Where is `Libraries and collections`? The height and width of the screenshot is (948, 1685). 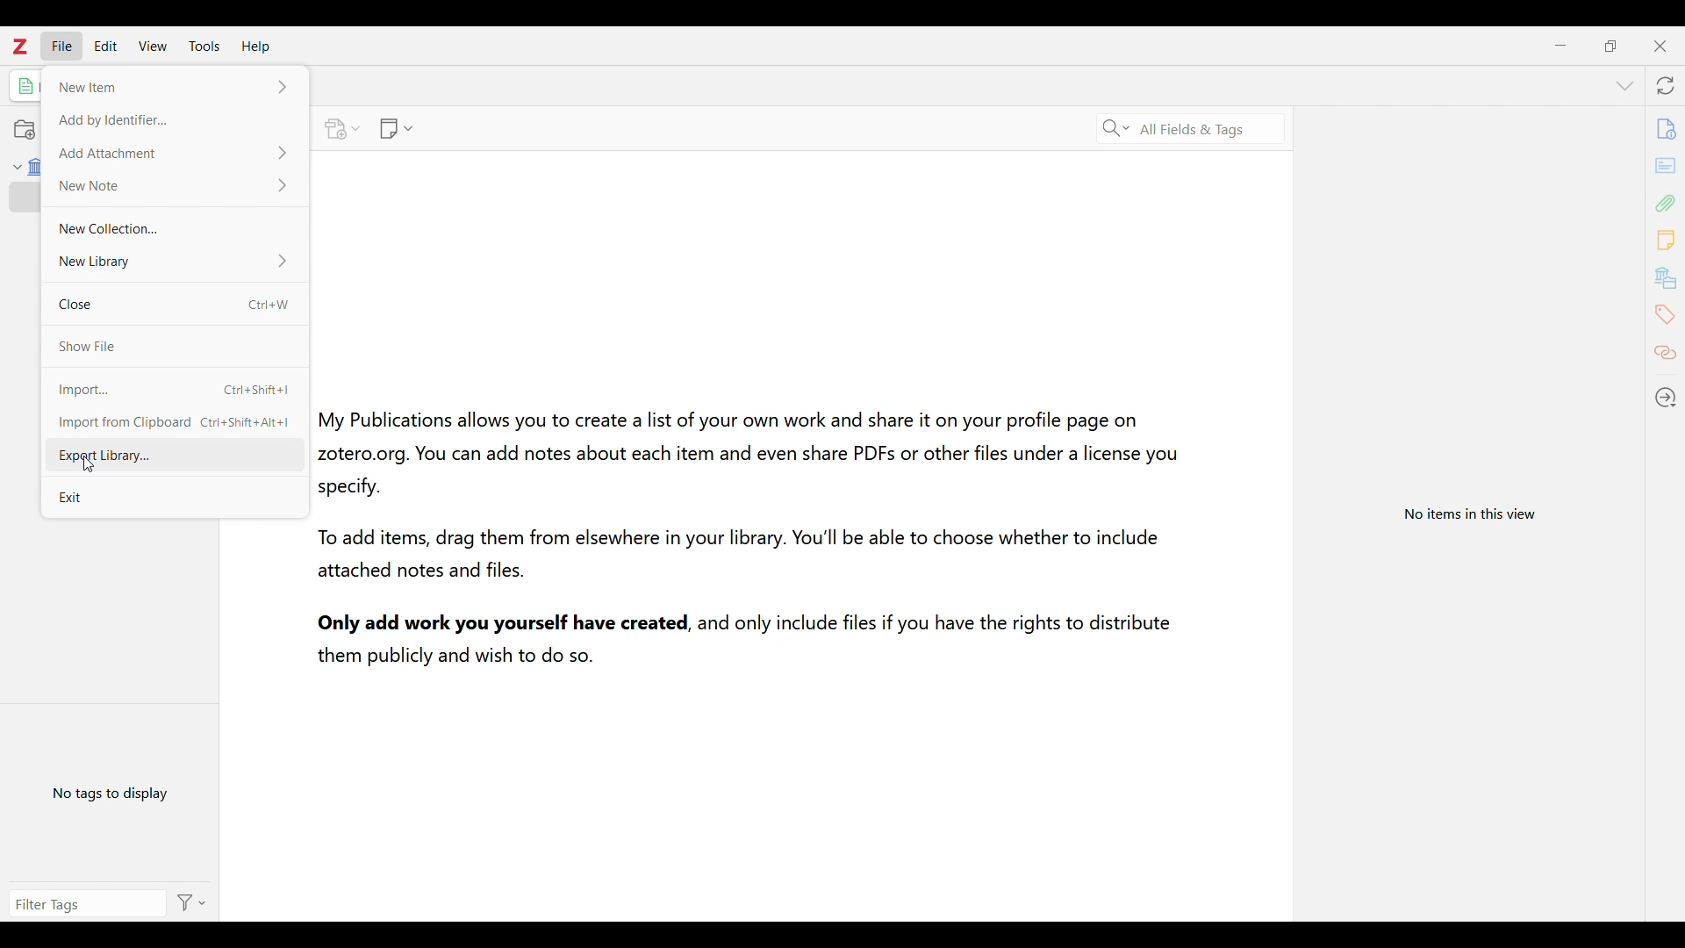 Libraries and collections is located at coordinates (1665, 276).